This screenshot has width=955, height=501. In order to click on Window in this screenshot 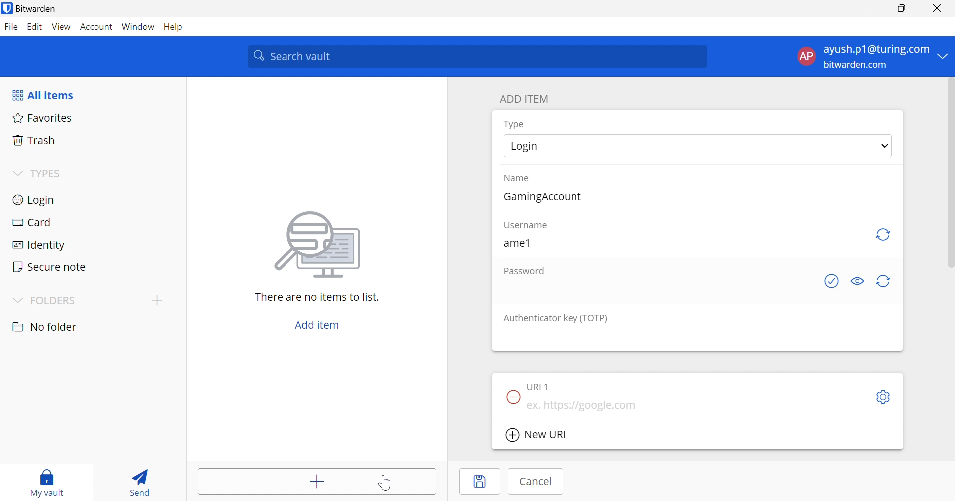, I will do `click(138, 27)`.